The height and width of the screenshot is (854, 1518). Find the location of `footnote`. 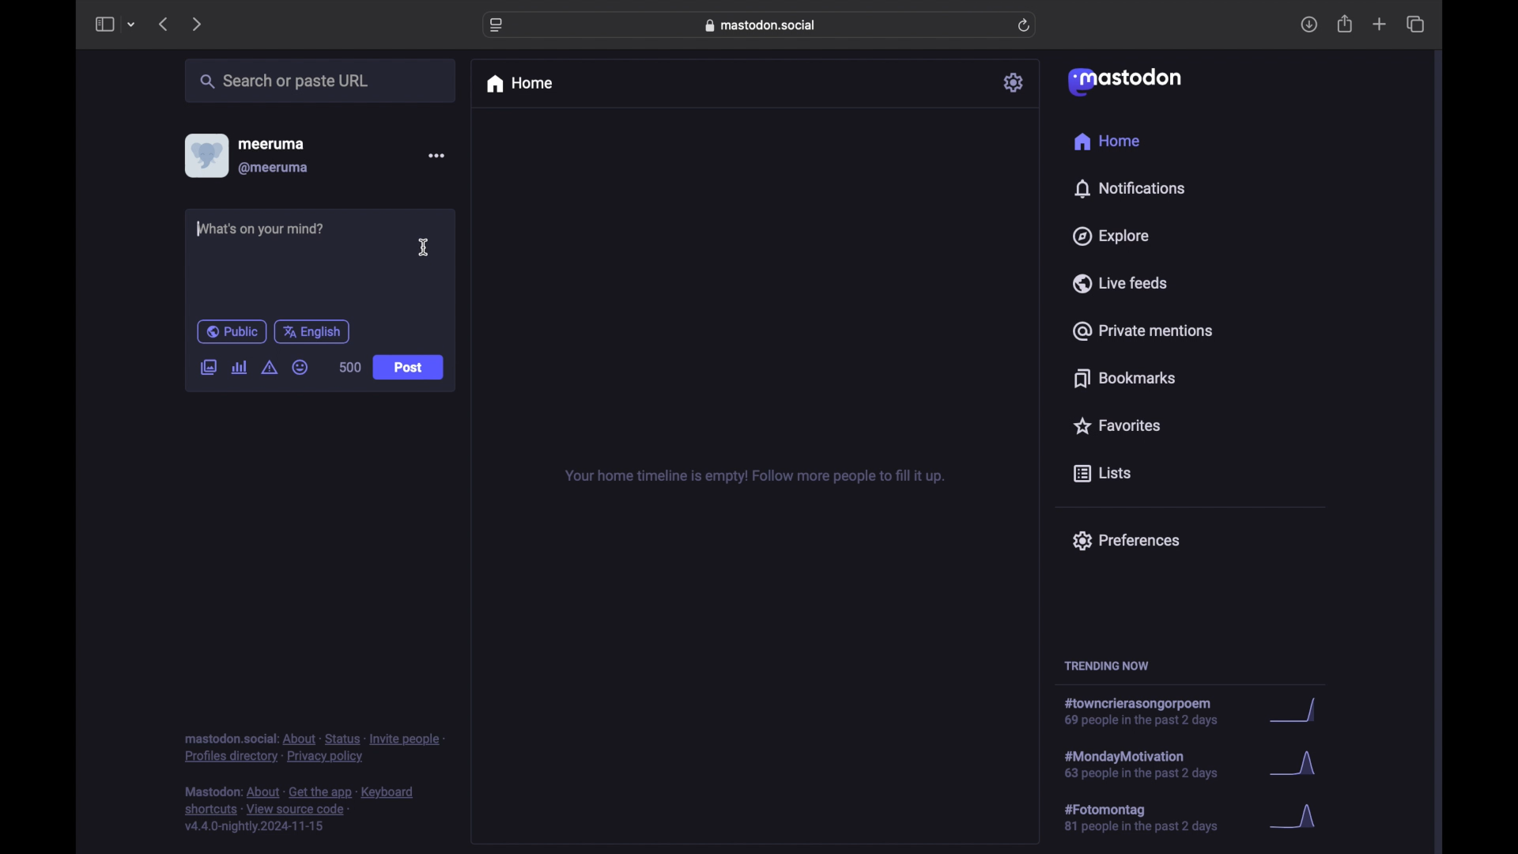

footnote is located at coordinates (302, 810).